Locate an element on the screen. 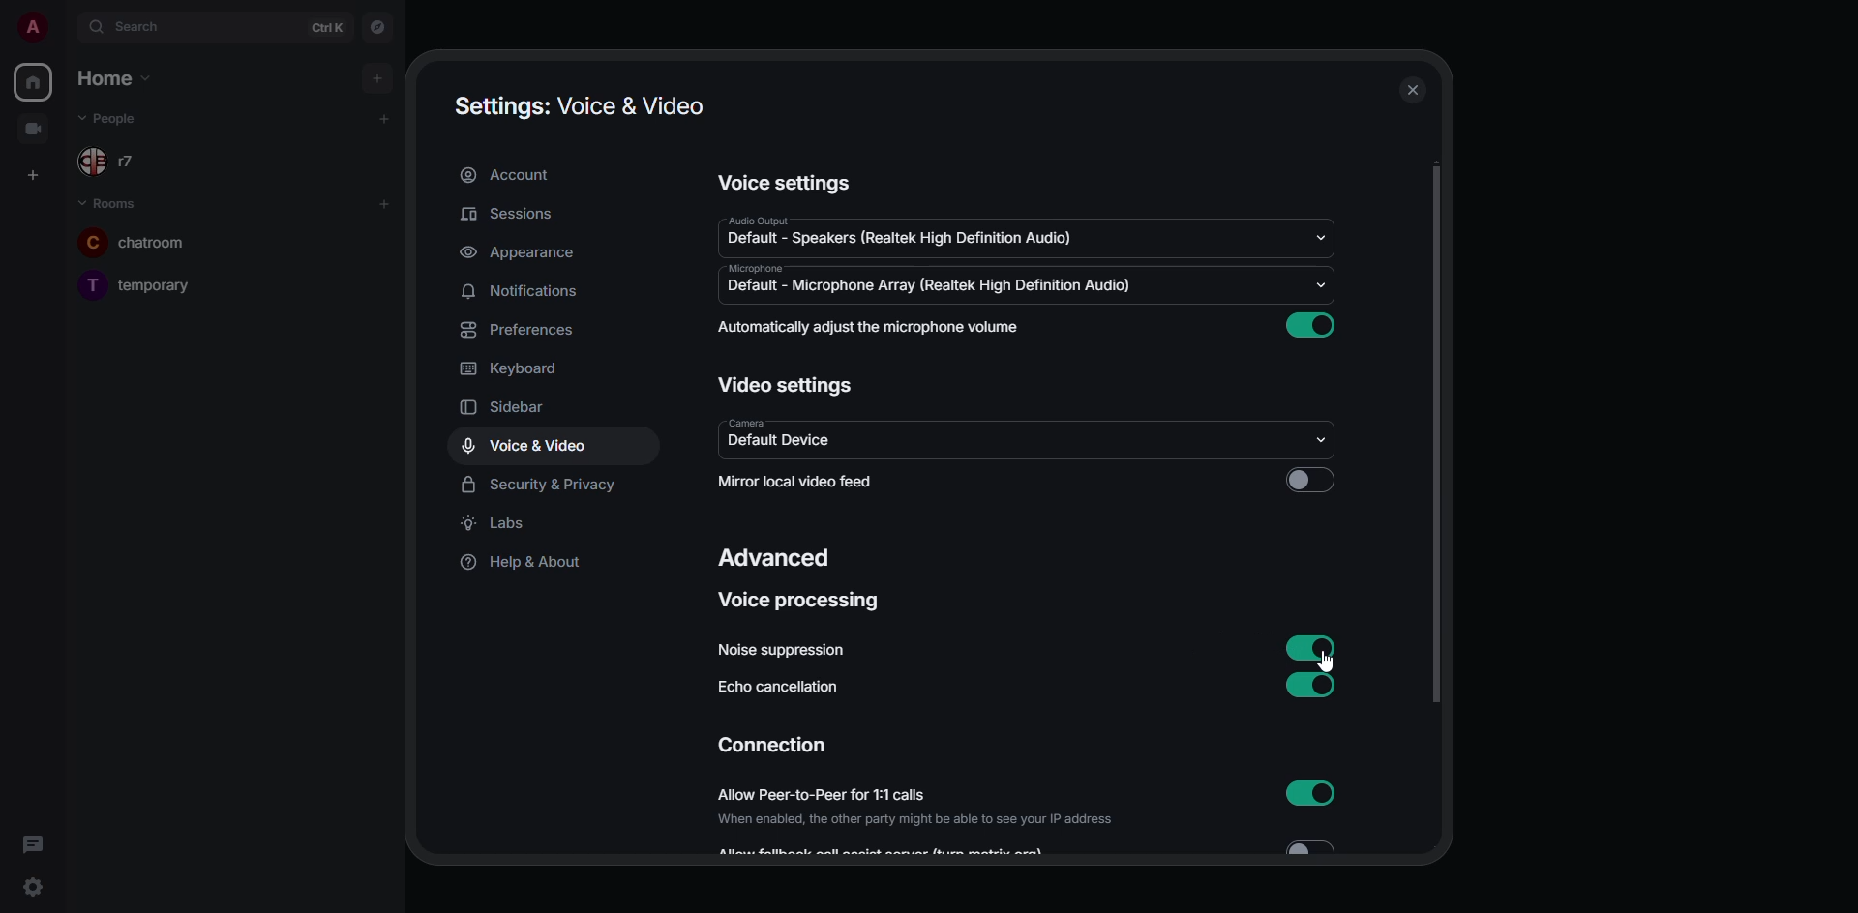 The width and height of the screenshot is (1858, 913). default is located at coordinates (902, 239).